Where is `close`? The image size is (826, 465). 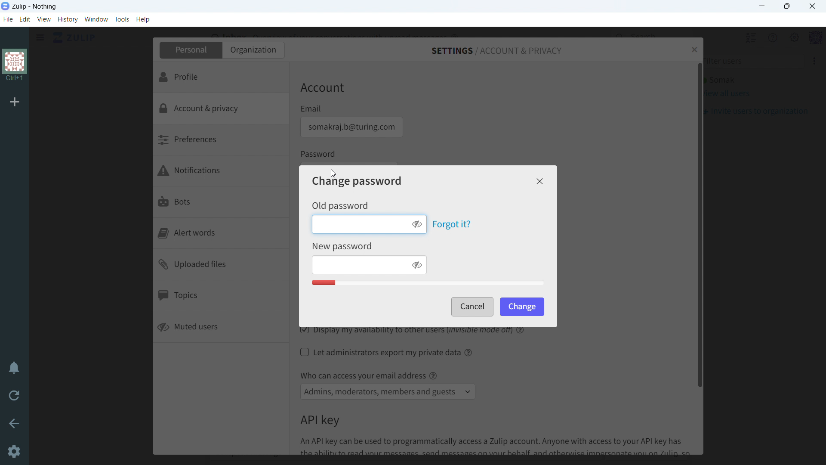 close is located at coordinates (540, 181).